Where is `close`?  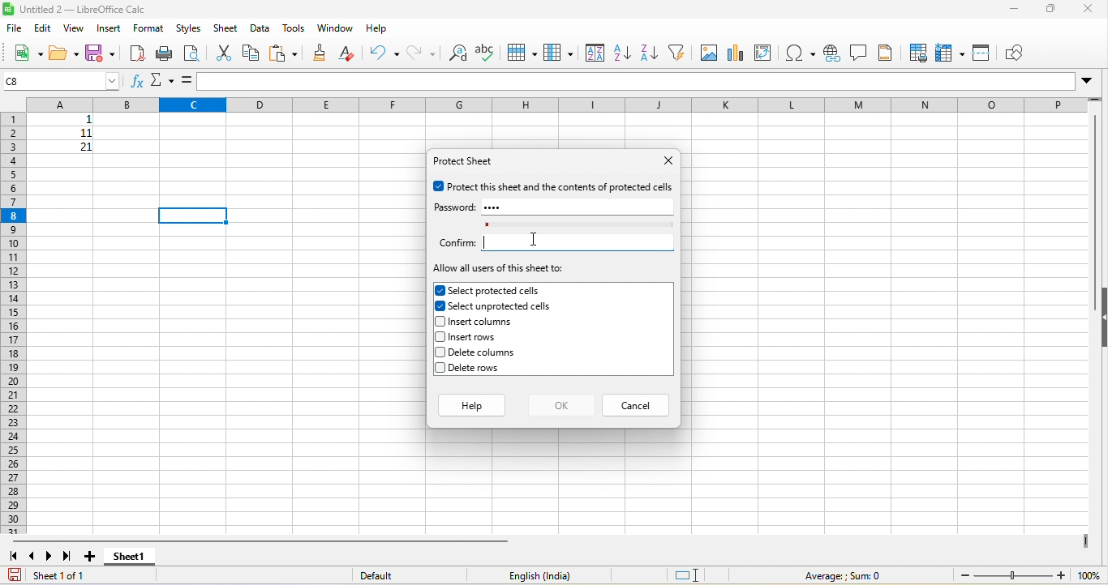
close is located at coordinates (661, 161).